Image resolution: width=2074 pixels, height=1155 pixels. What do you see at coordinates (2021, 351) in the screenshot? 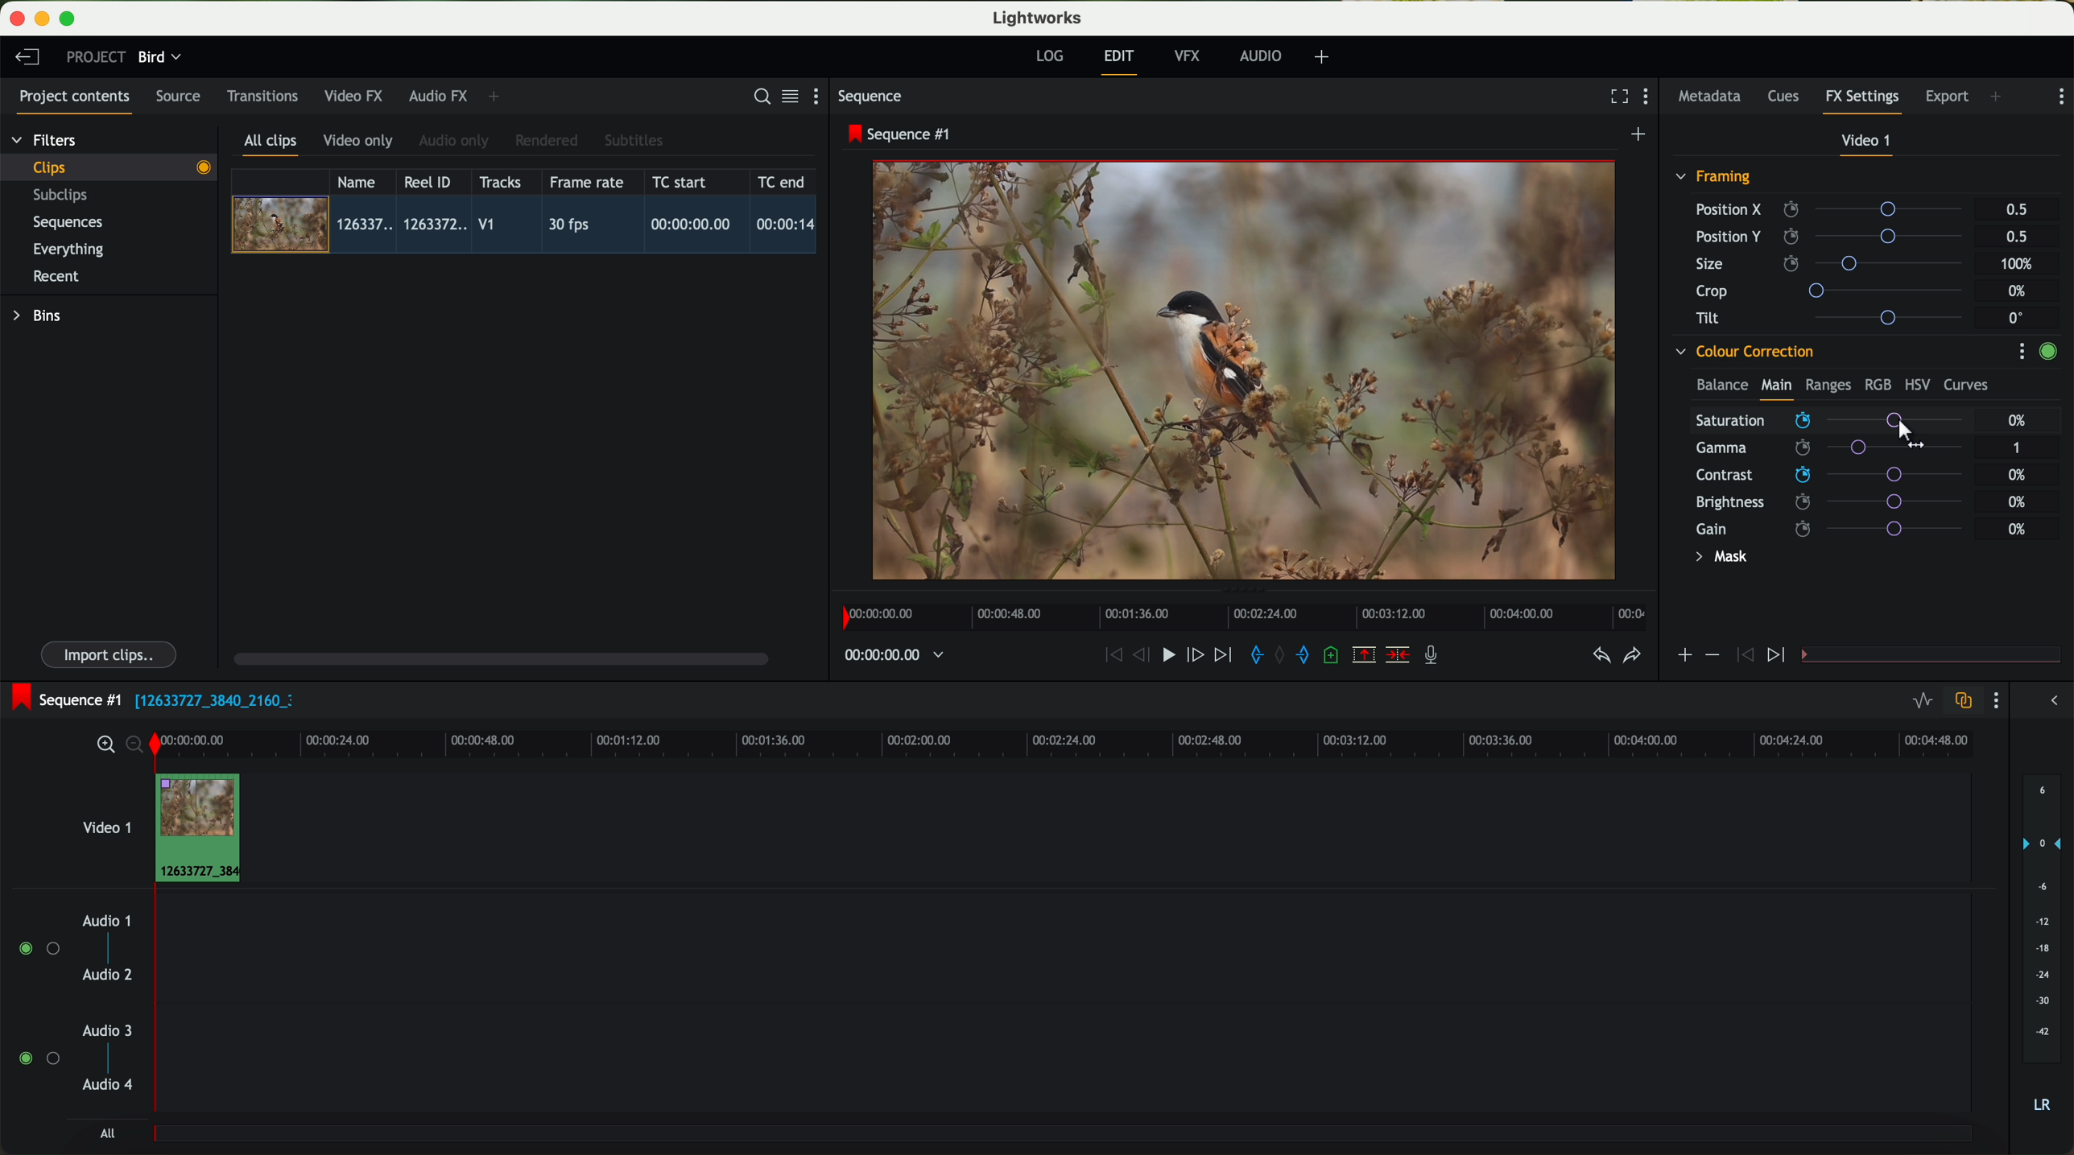
I see `show settings menu` at bounding box center [2021, 351].